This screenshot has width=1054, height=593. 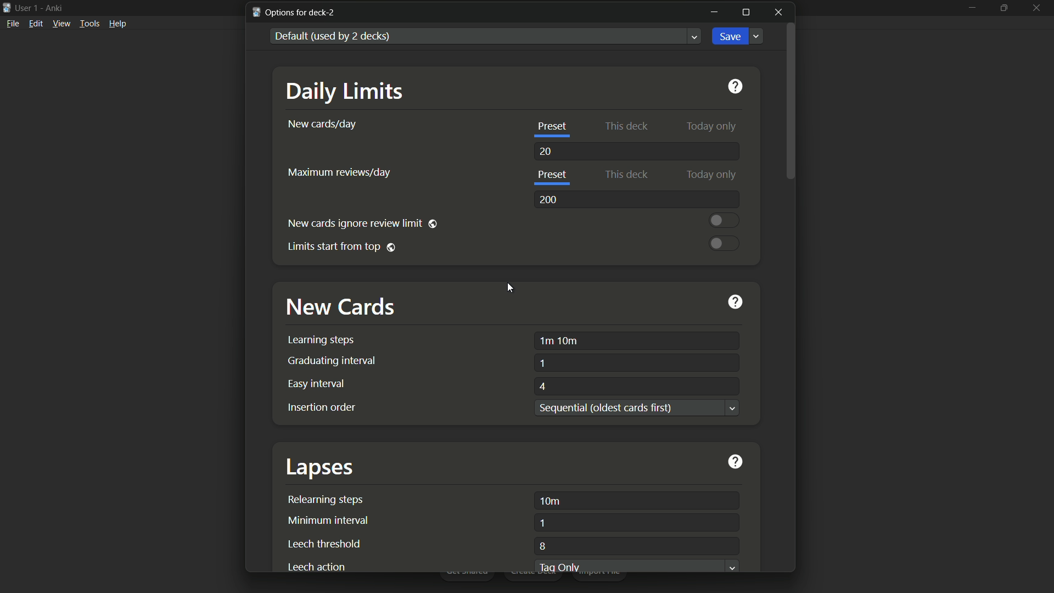 I want to click on default used by 2 decks, so click(x=476, y=36).